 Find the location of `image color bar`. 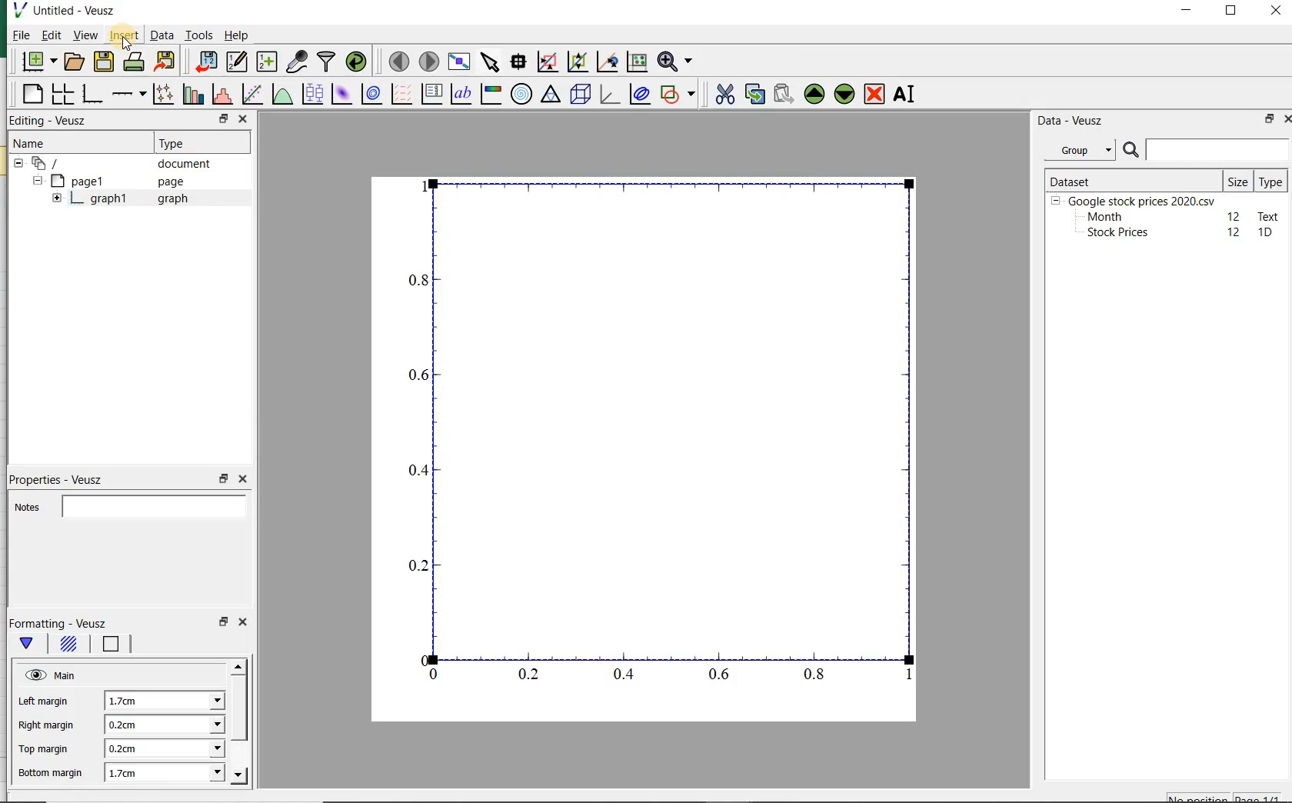

image color bar is located at coordinates (489, 94).